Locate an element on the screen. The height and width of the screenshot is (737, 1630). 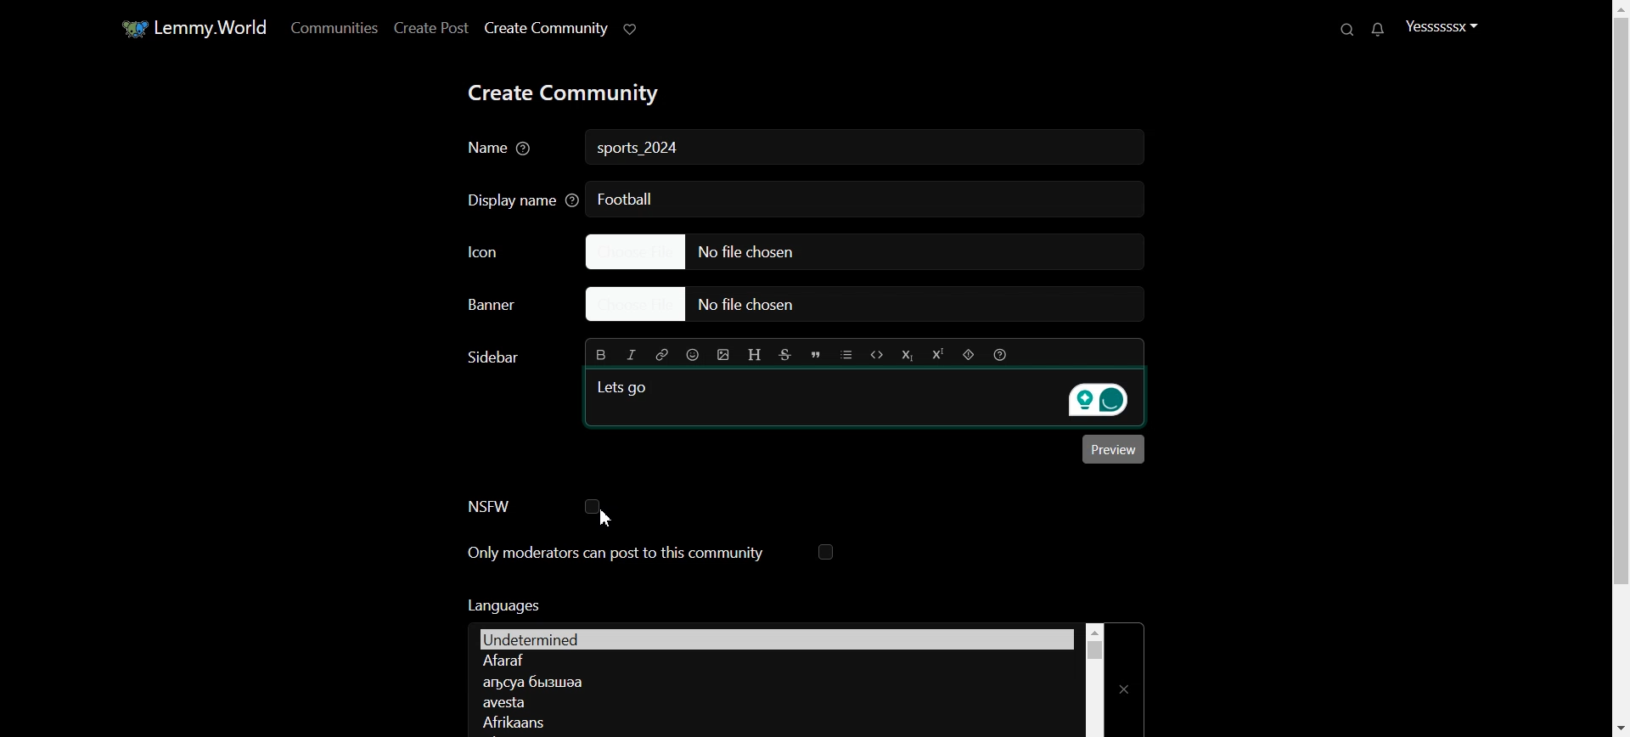
Insert Picture is located at coordinates (723, 355).